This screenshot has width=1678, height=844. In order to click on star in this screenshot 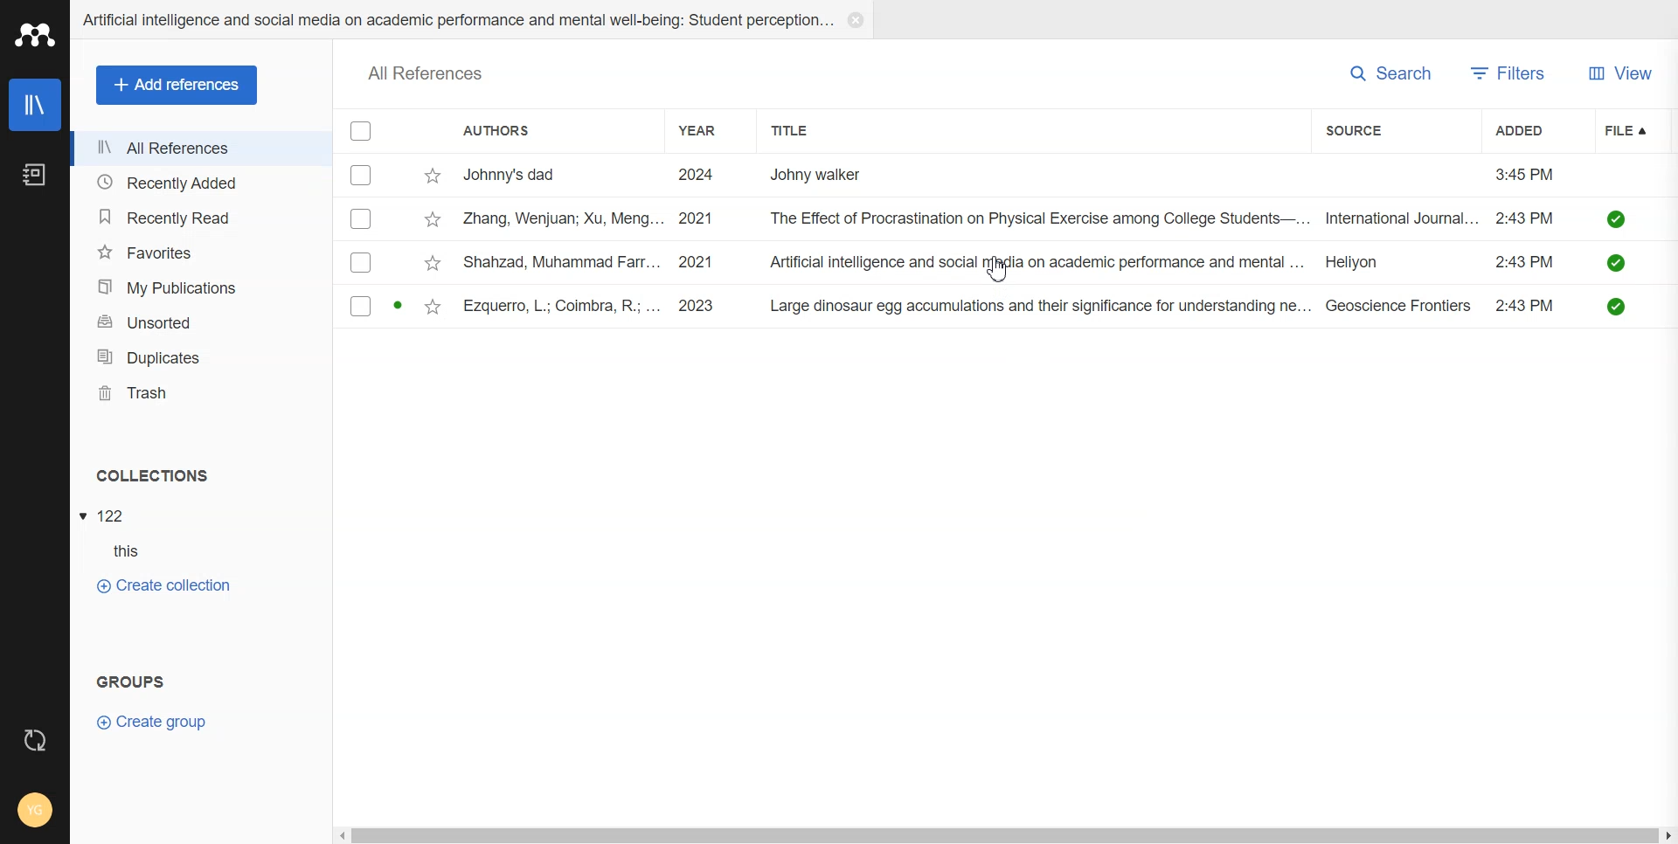, I will do `click(433, 176)`.